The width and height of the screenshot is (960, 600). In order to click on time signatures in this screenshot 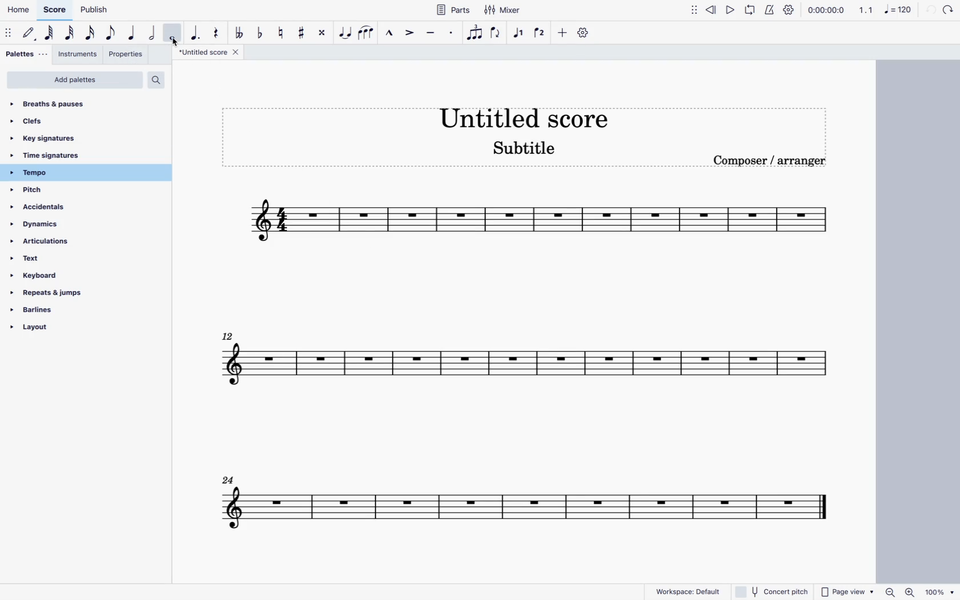, I will do `click(82, 155)`.